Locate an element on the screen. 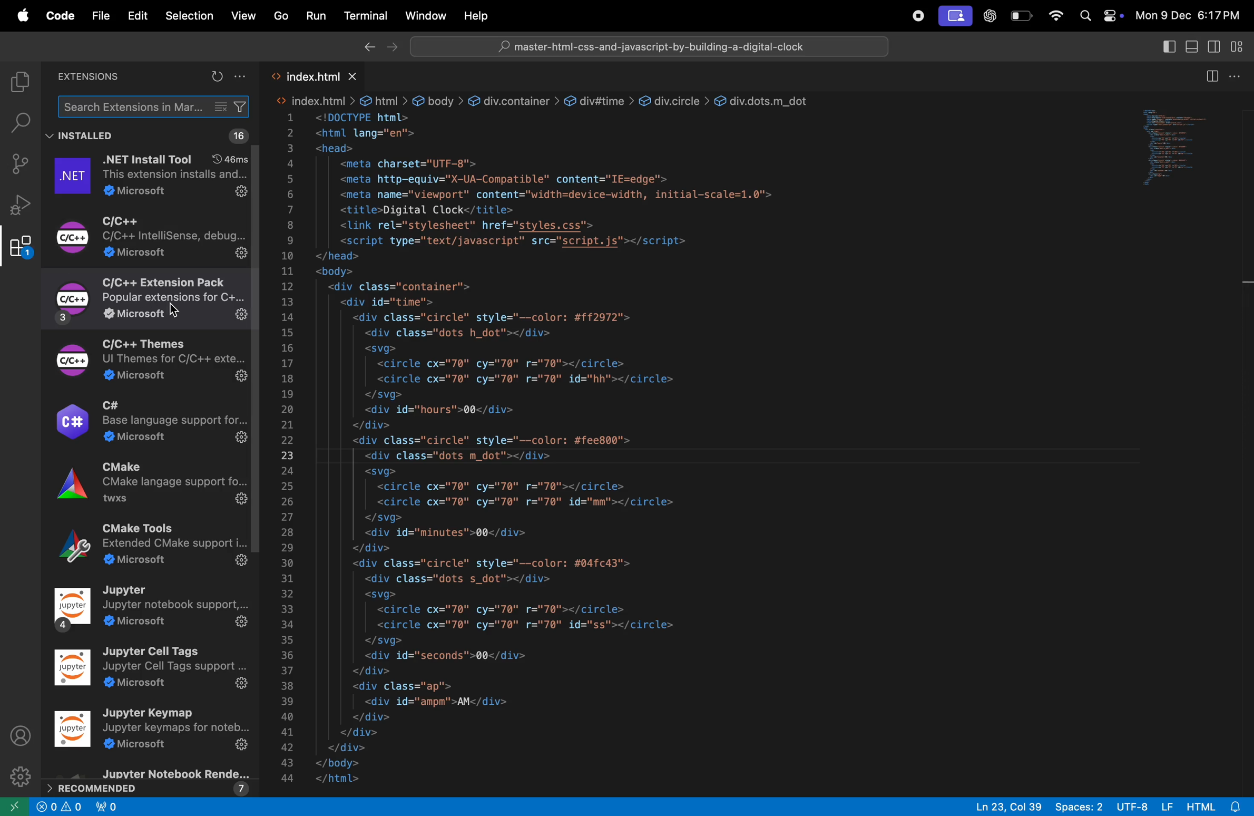  settings is located at coordinates (19, 774).